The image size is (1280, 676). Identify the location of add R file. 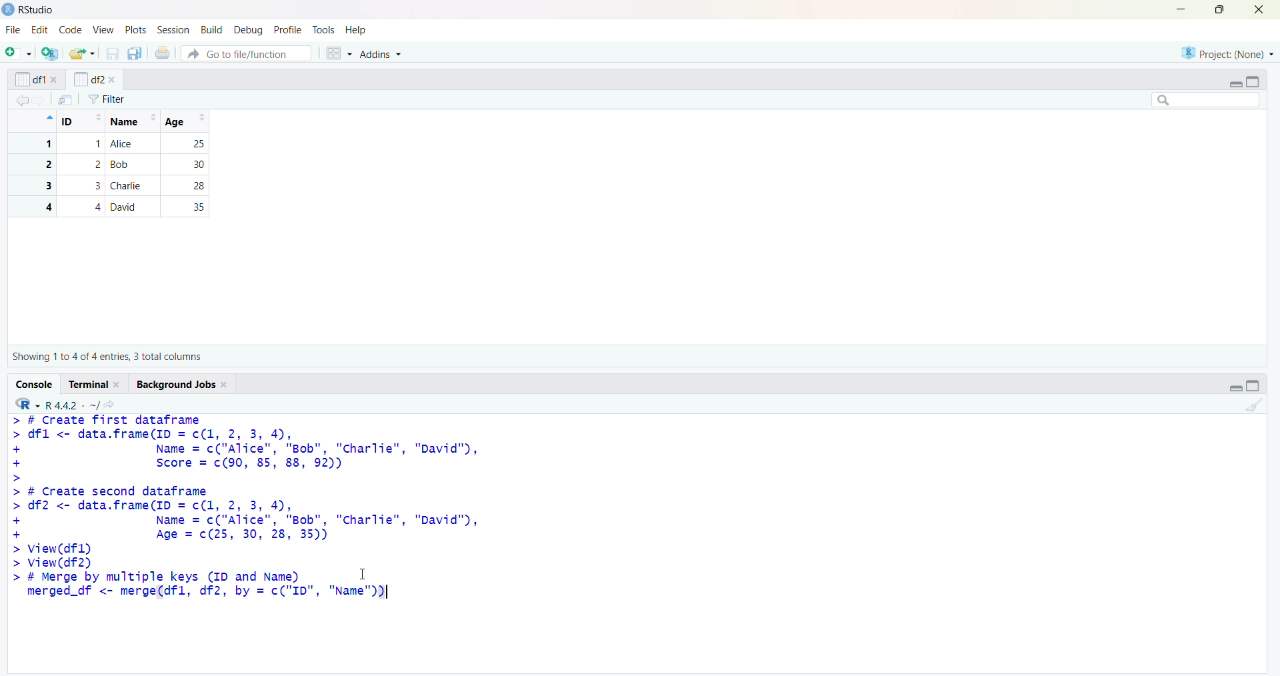
(51, 53).